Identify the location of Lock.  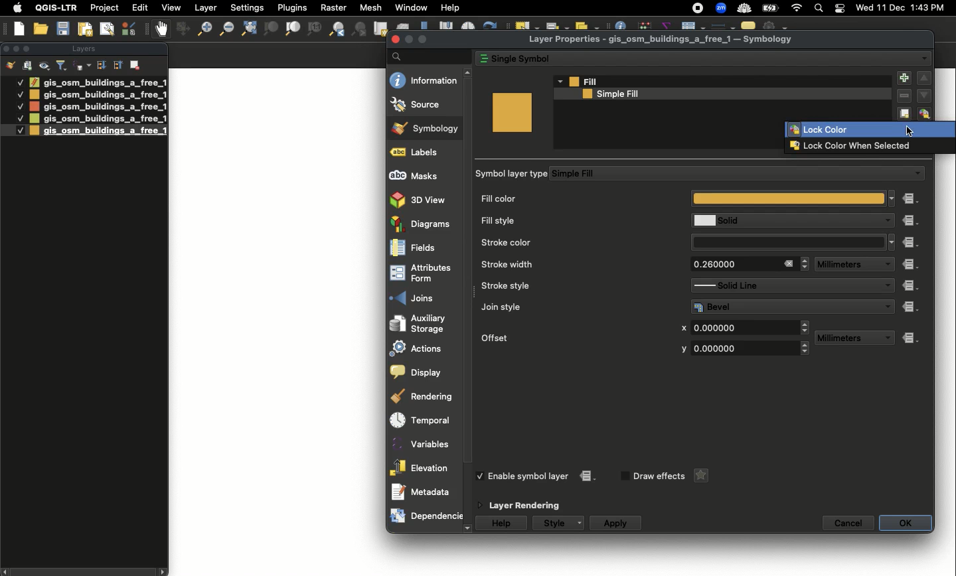
(926, 113).